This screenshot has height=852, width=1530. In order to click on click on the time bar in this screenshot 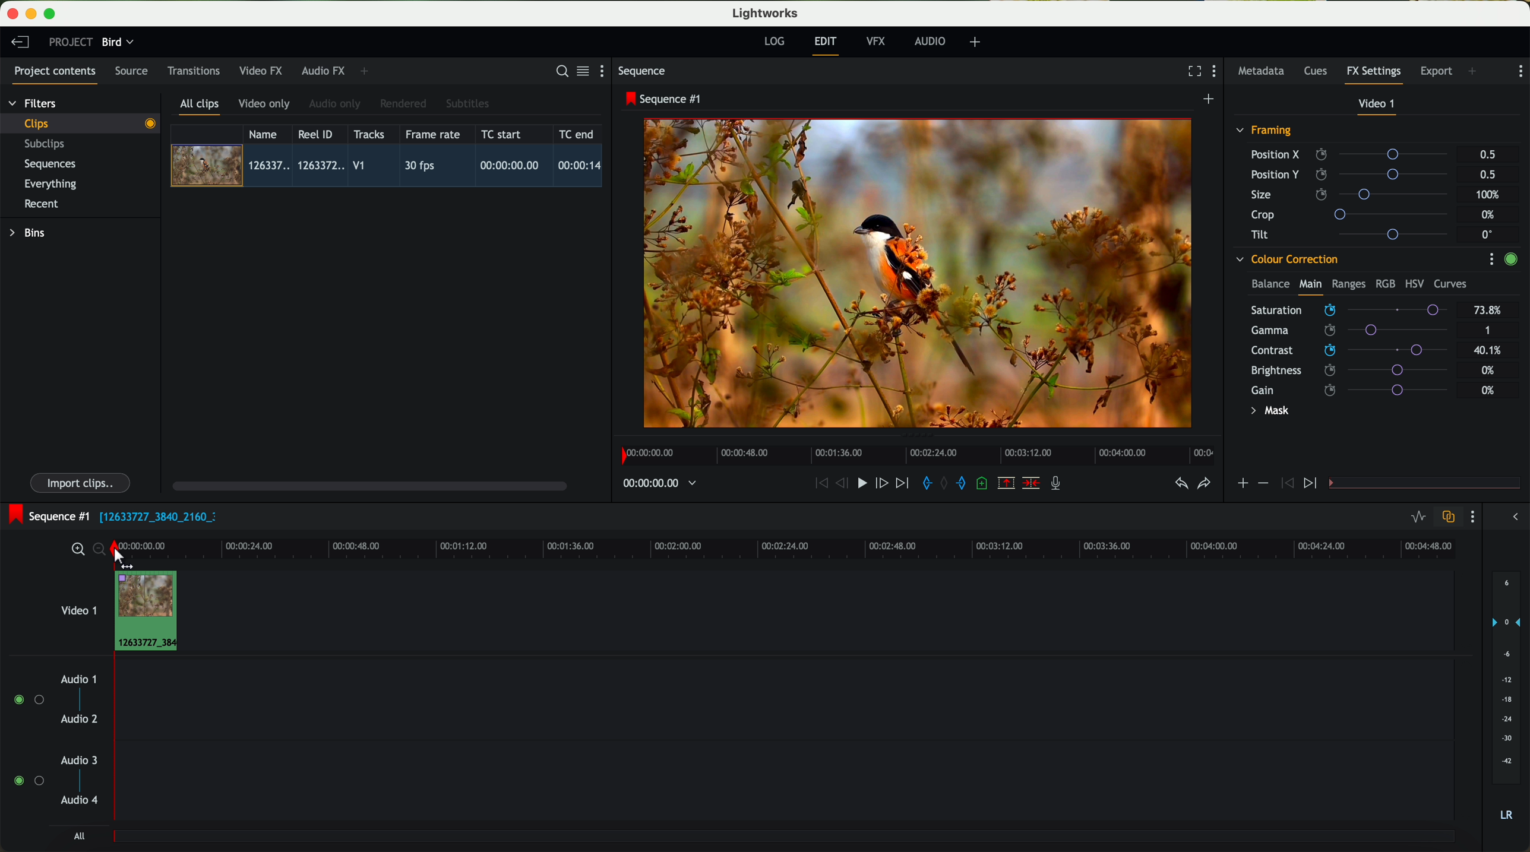, I will do `click(122, 560)`.